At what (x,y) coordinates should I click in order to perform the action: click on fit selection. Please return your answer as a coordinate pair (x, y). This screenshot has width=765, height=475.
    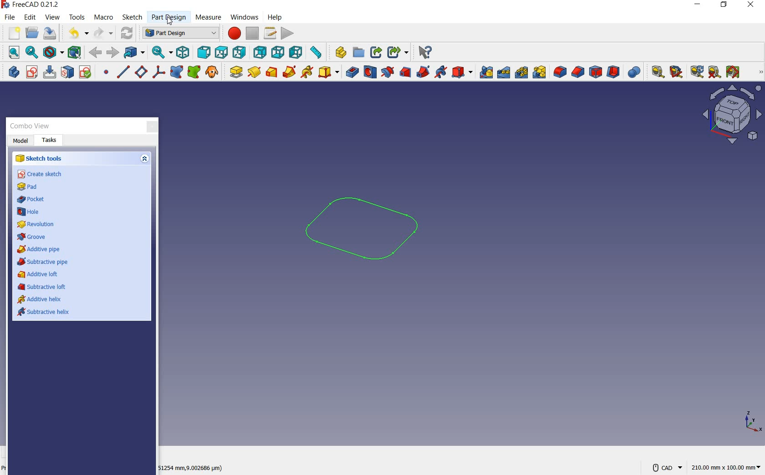
    Looking at the image, I should click on (32, 53).